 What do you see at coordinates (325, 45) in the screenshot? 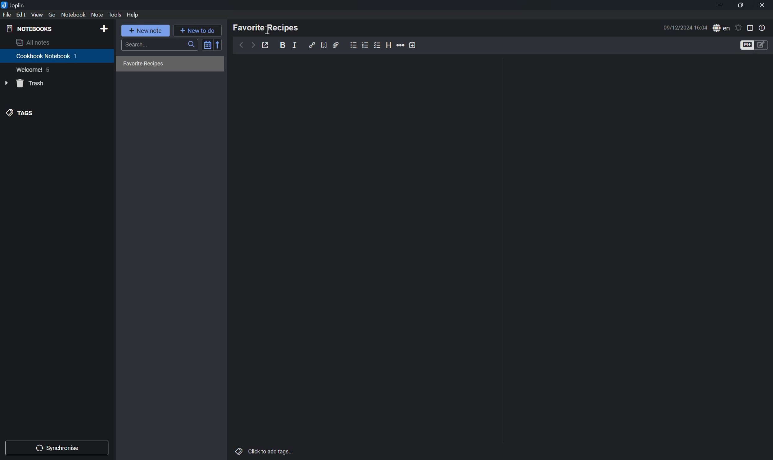
I see `Code block` at bounding box center [325, 45].